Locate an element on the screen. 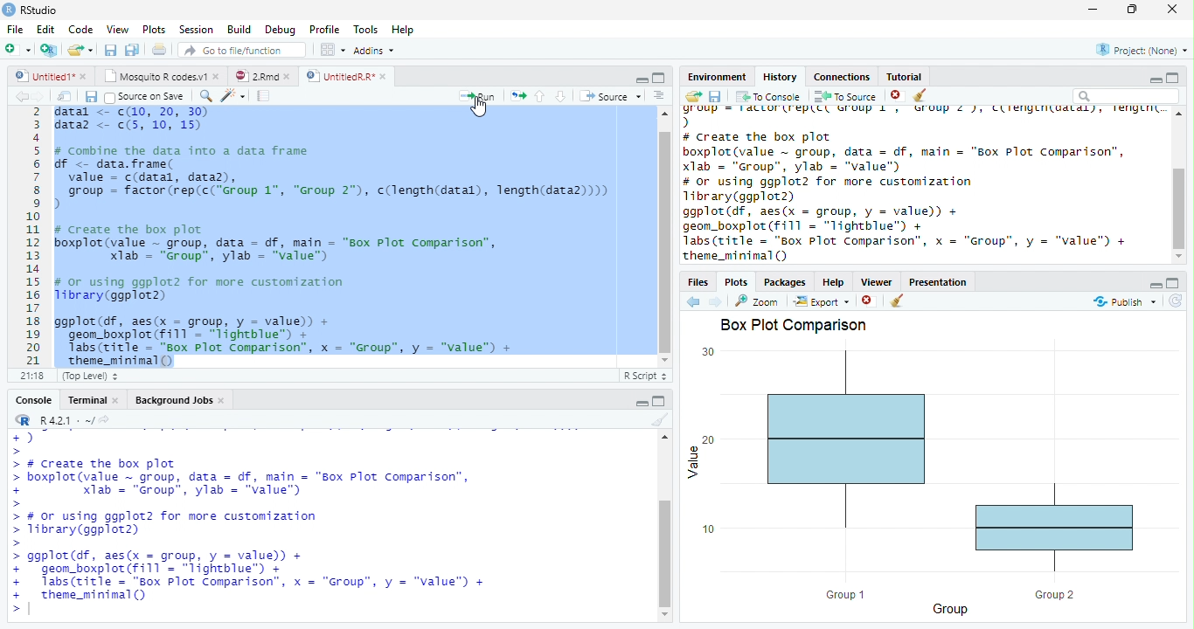 The height and width of the screenshot is (629, 1194). File is located at coordinates (15, 29).